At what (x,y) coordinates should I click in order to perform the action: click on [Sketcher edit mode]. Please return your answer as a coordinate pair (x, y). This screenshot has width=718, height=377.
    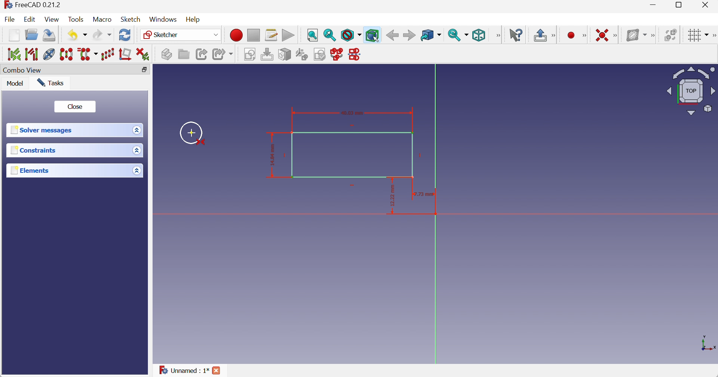
    Looking at the image, I should click on (555, 36).